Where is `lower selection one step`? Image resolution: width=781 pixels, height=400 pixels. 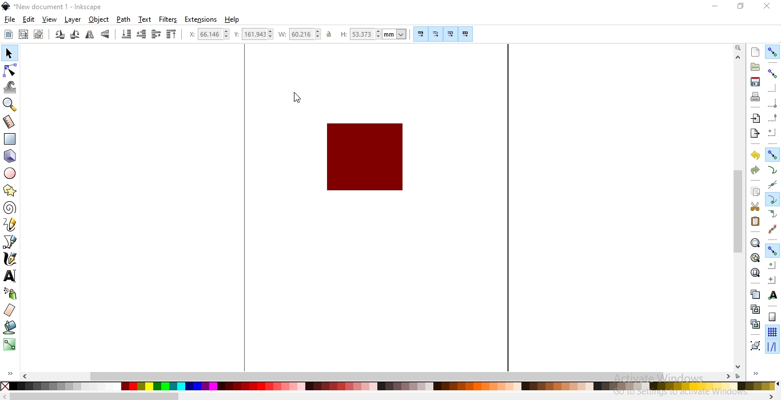
lower selection one step is located at coordinates (141, 35).